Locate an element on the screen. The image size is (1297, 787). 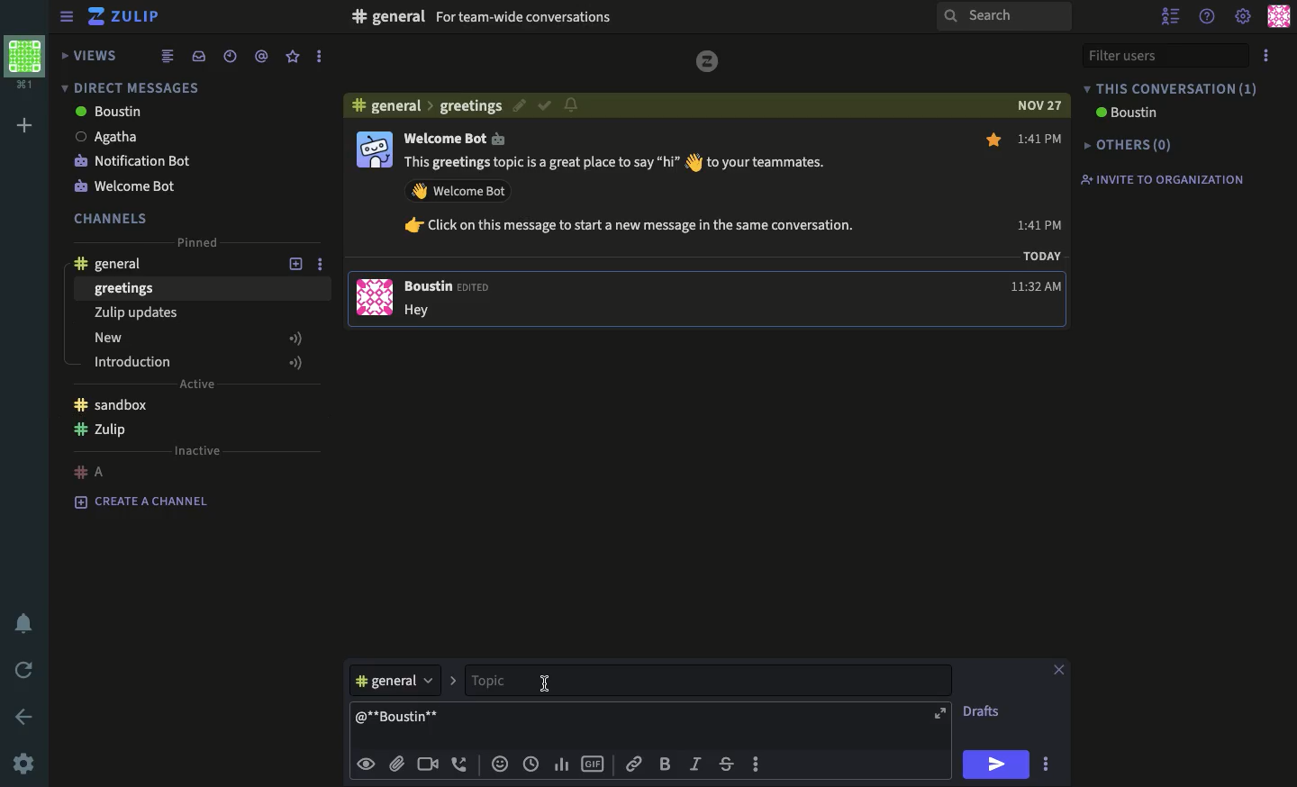
options is located at coordinates (1268, 55).